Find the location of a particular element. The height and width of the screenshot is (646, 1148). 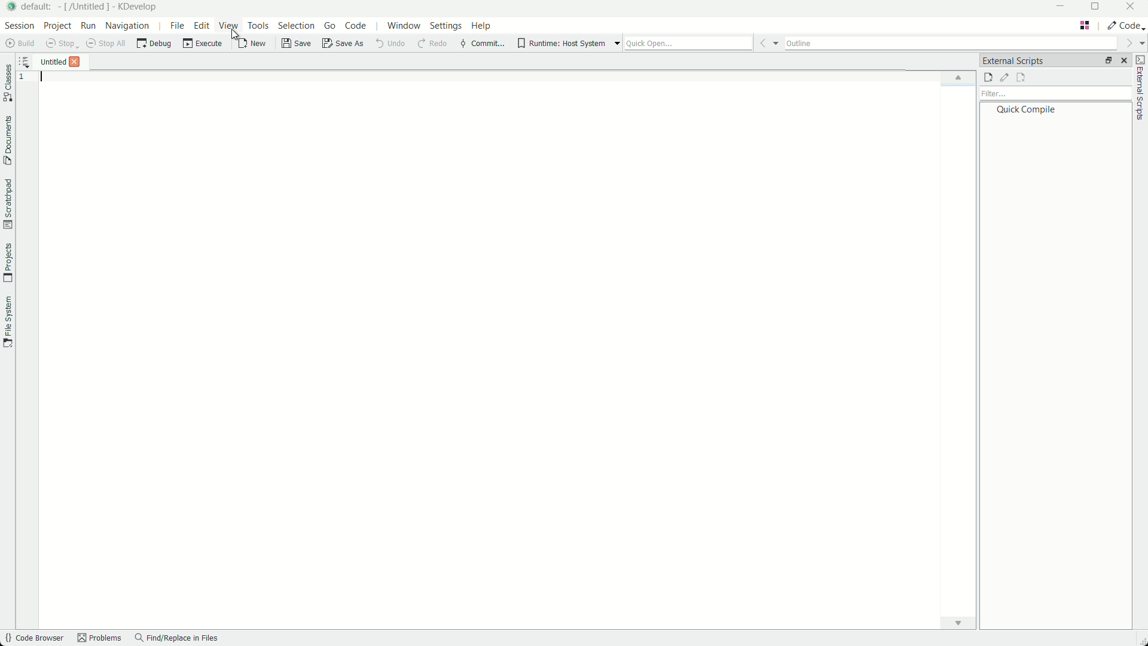

new external scripts is located at coordinates (988, 78).